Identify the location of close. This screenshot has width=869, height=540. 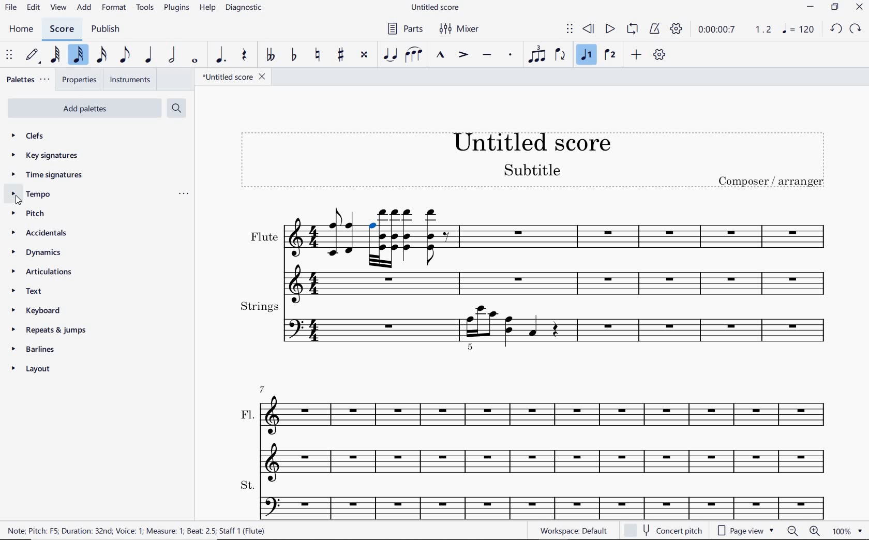
(860, 7).